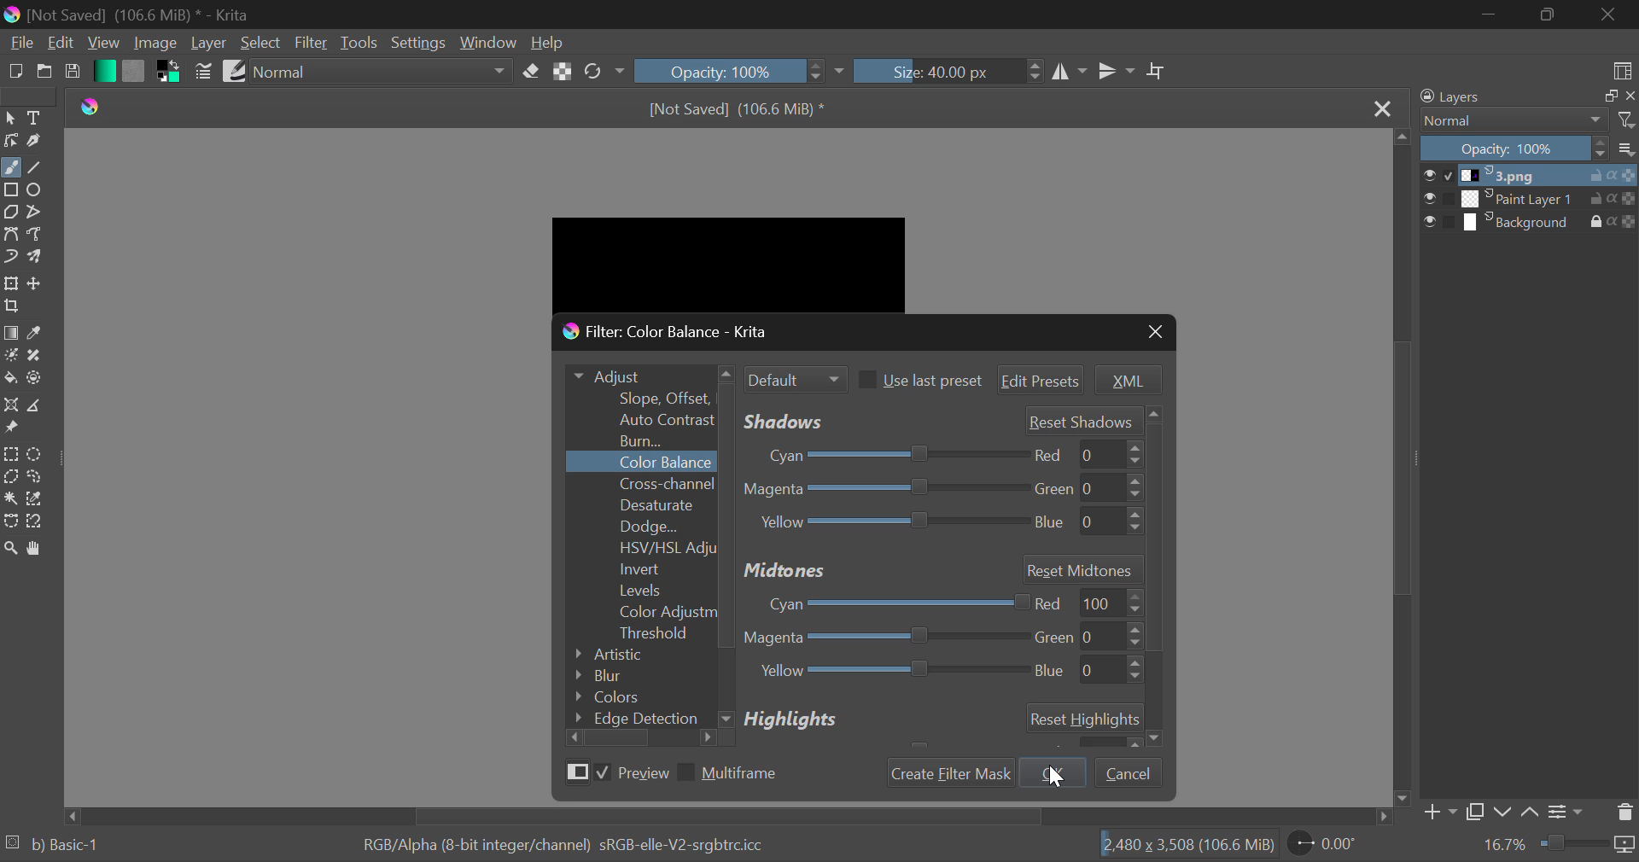 This screenshot has height=862, width=1639. What do you see at coordinates (680, 334) in the screenshot?
I see `Window Title` at bounding box center [680, 334].